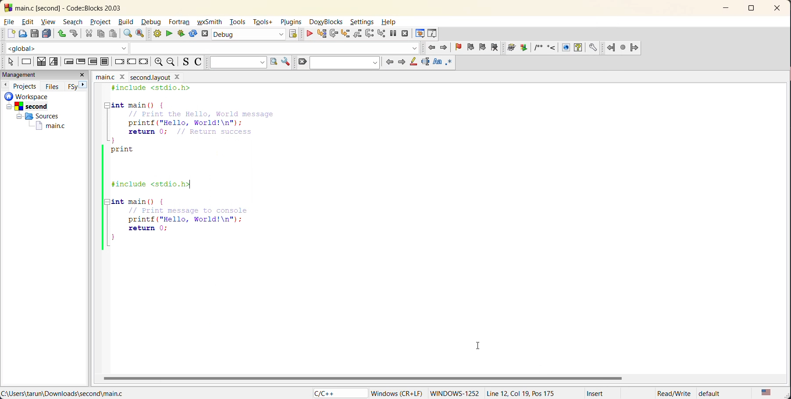  Describe the element at coordinates (87, 33) in the screenshot. I see `cut` at that location.